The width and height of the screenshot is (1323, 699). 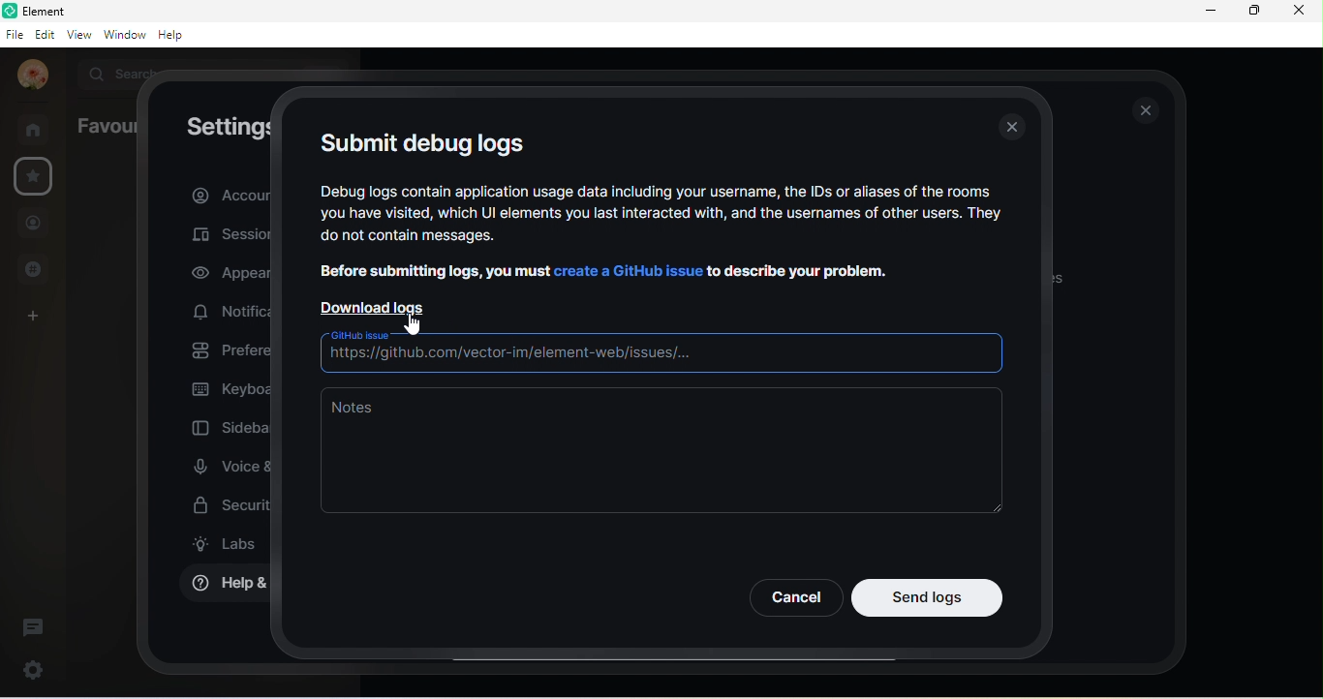 I want to click on submit debug logs, so click(x=422, y=140).